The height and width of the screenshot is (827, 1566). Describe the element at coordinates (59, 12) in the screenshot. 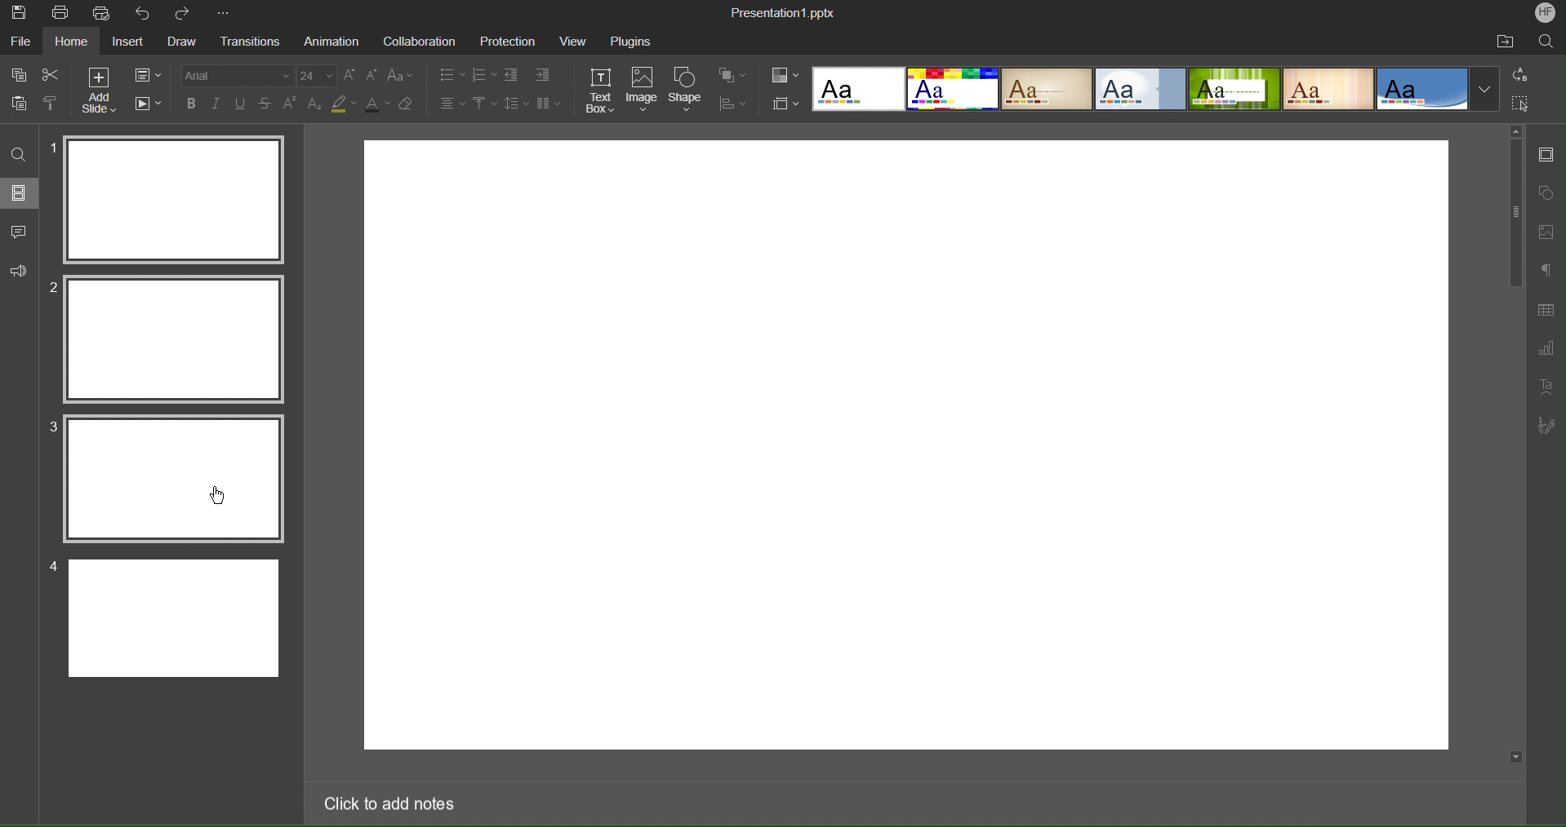

I see `Print` at that location.